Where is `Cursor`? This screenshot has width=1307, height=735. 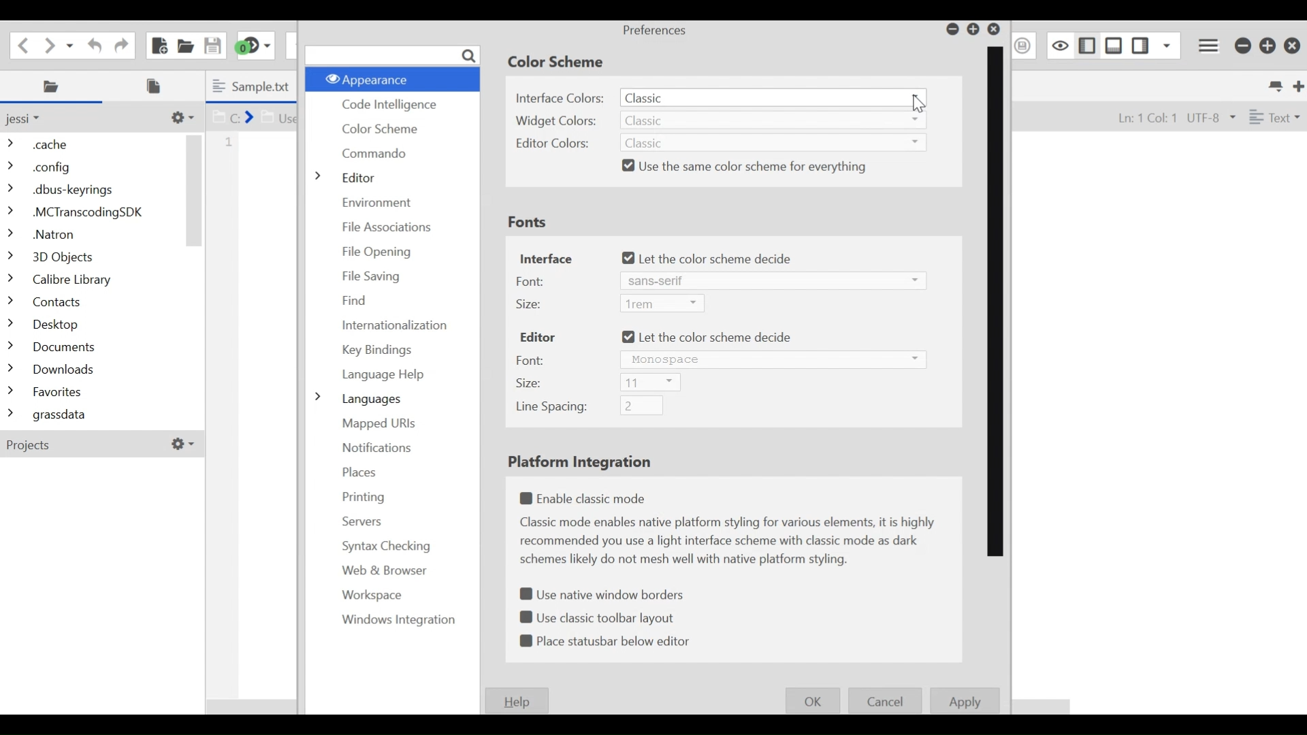 Cursor is located at coordinates (921, 103).